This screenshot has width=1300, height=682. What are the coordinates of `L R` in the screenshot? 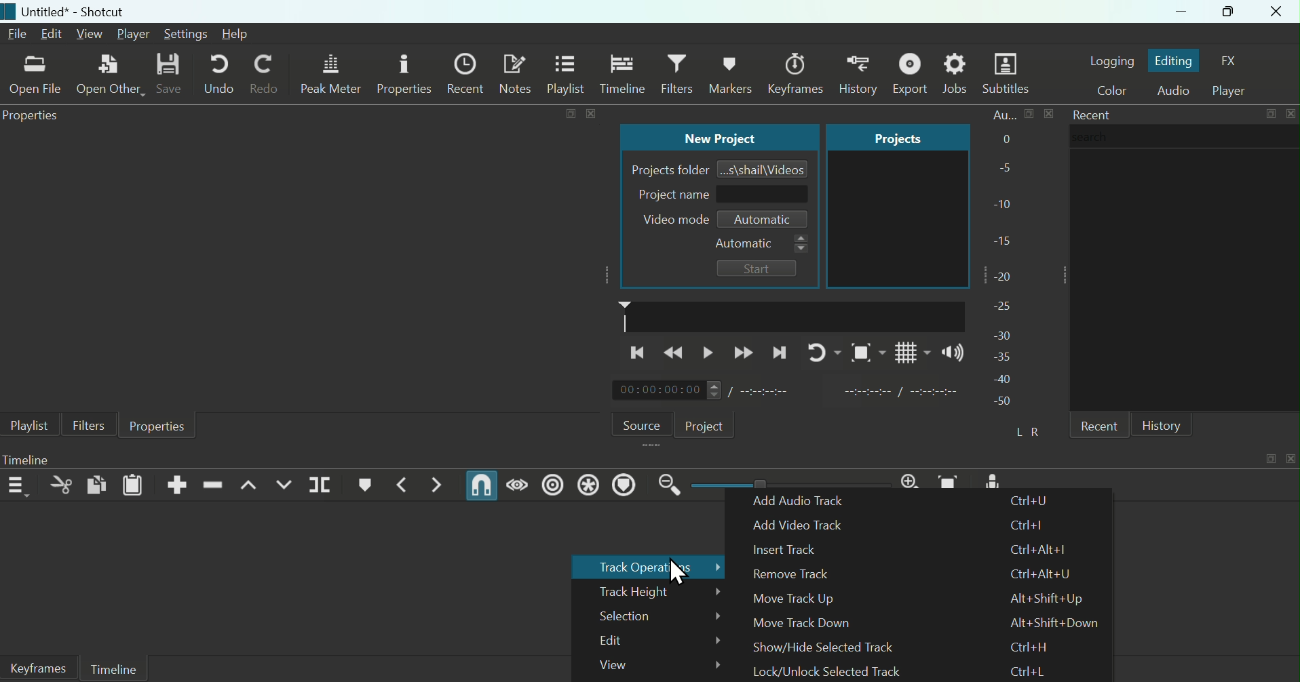 It's located at (1032, 432).